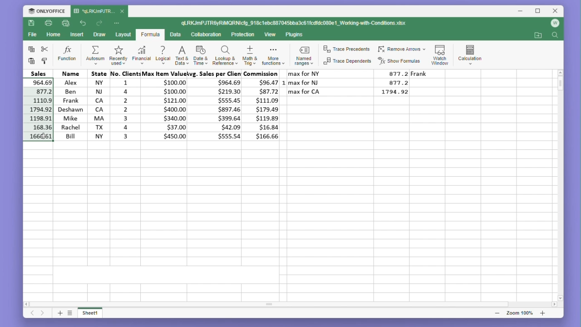 The image size is (581, 327). What do you see at coordinates (84, 24) in the screenshot?
I see `undo` at bounding box center [84, 24].